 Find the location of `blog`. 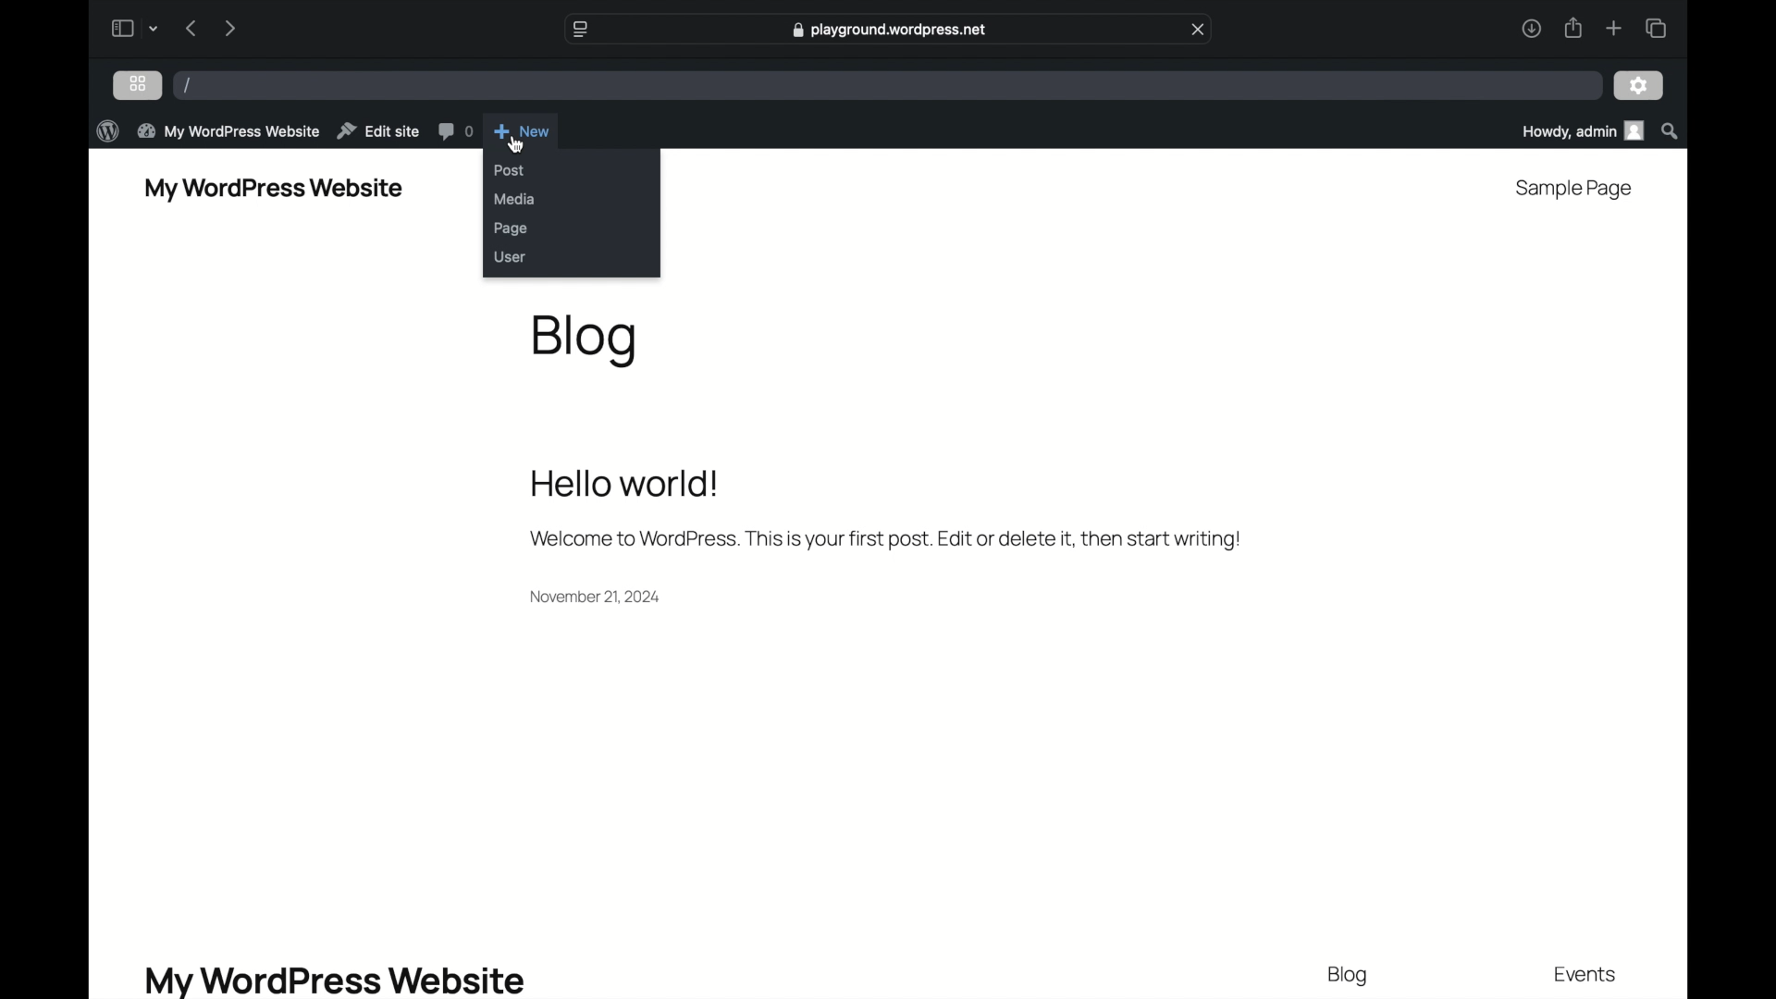

blog is located at coordinates (1349, 976).